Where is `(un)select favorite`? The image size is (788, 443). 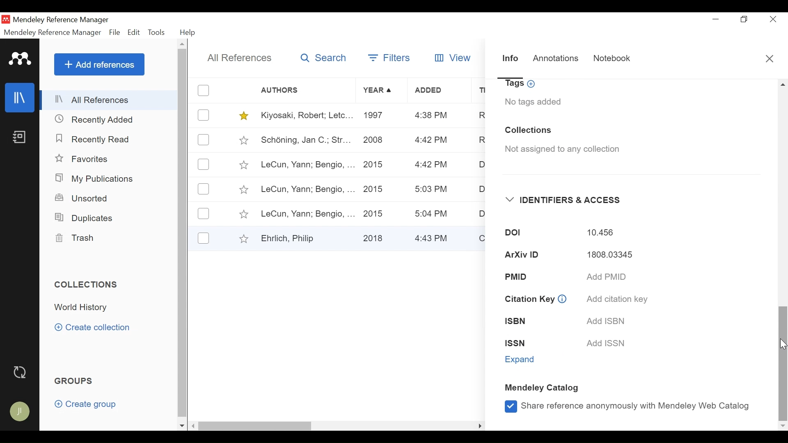 (un)select favorite is located at coordinates (243, 190).